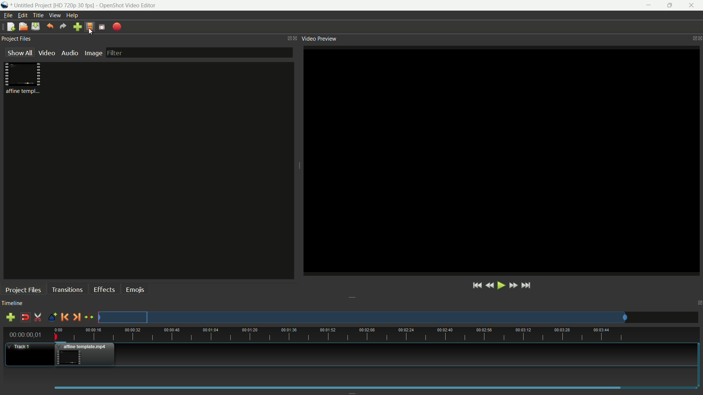 The image size is (703, 395). What do you see at coordinates (23, 290) in the screenshot?
I see `project files` at bounding box center [23, 290].